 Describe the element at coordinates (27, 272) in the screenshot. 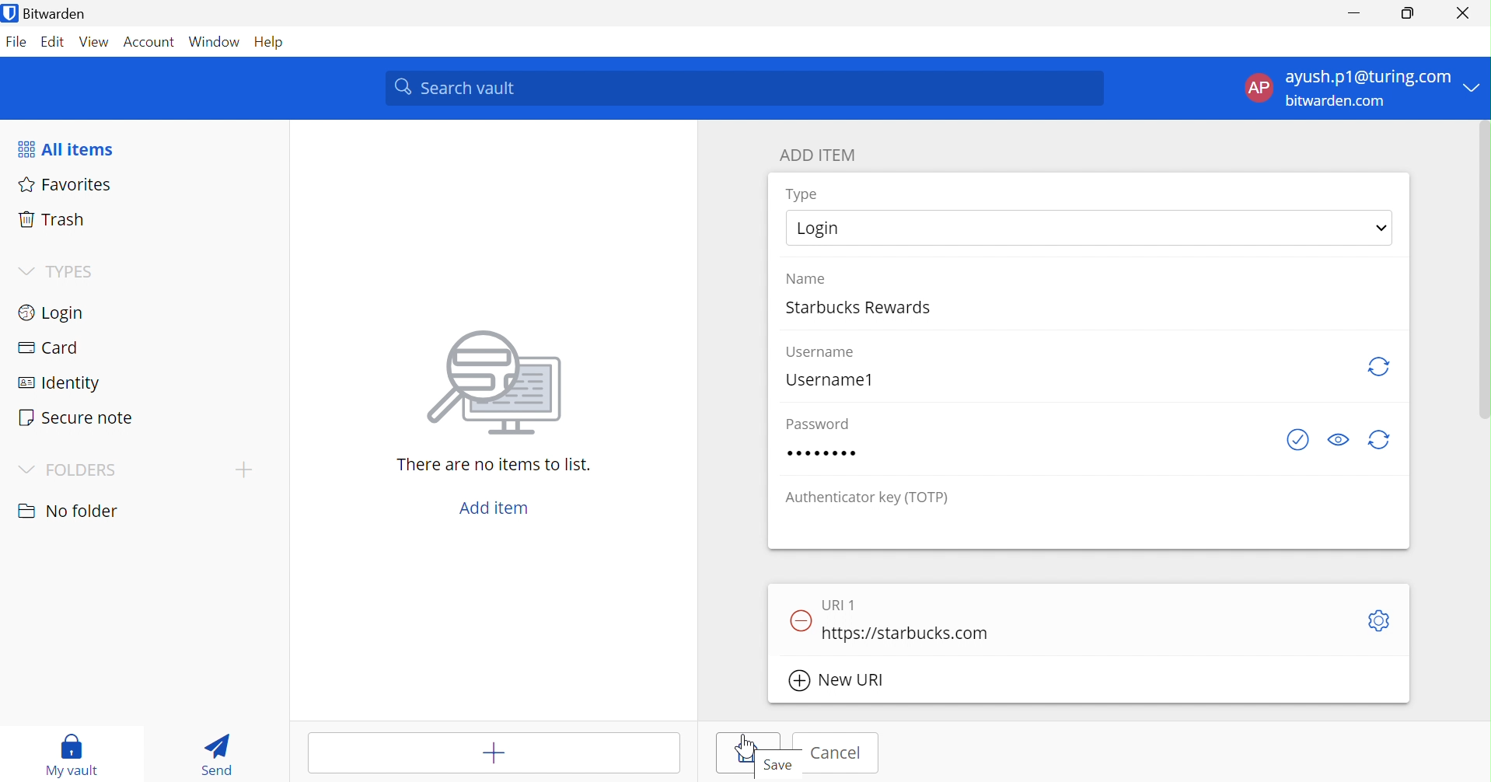

I see `Drop Down` at that location.